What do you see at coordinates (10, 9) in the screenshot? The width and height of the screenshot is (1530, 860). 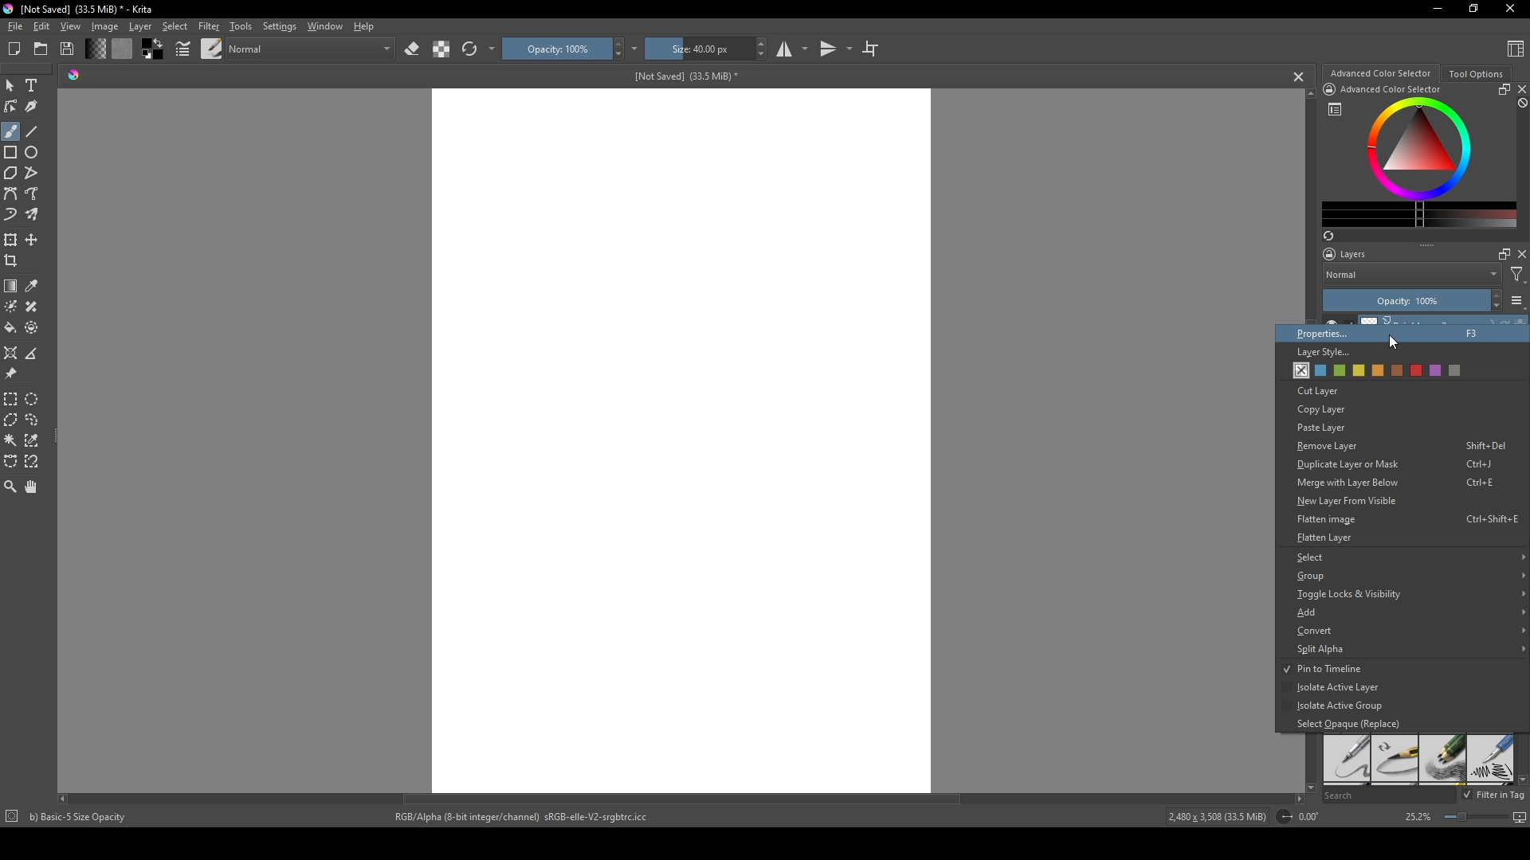 I see `logo` at bounding box center [10, 9].